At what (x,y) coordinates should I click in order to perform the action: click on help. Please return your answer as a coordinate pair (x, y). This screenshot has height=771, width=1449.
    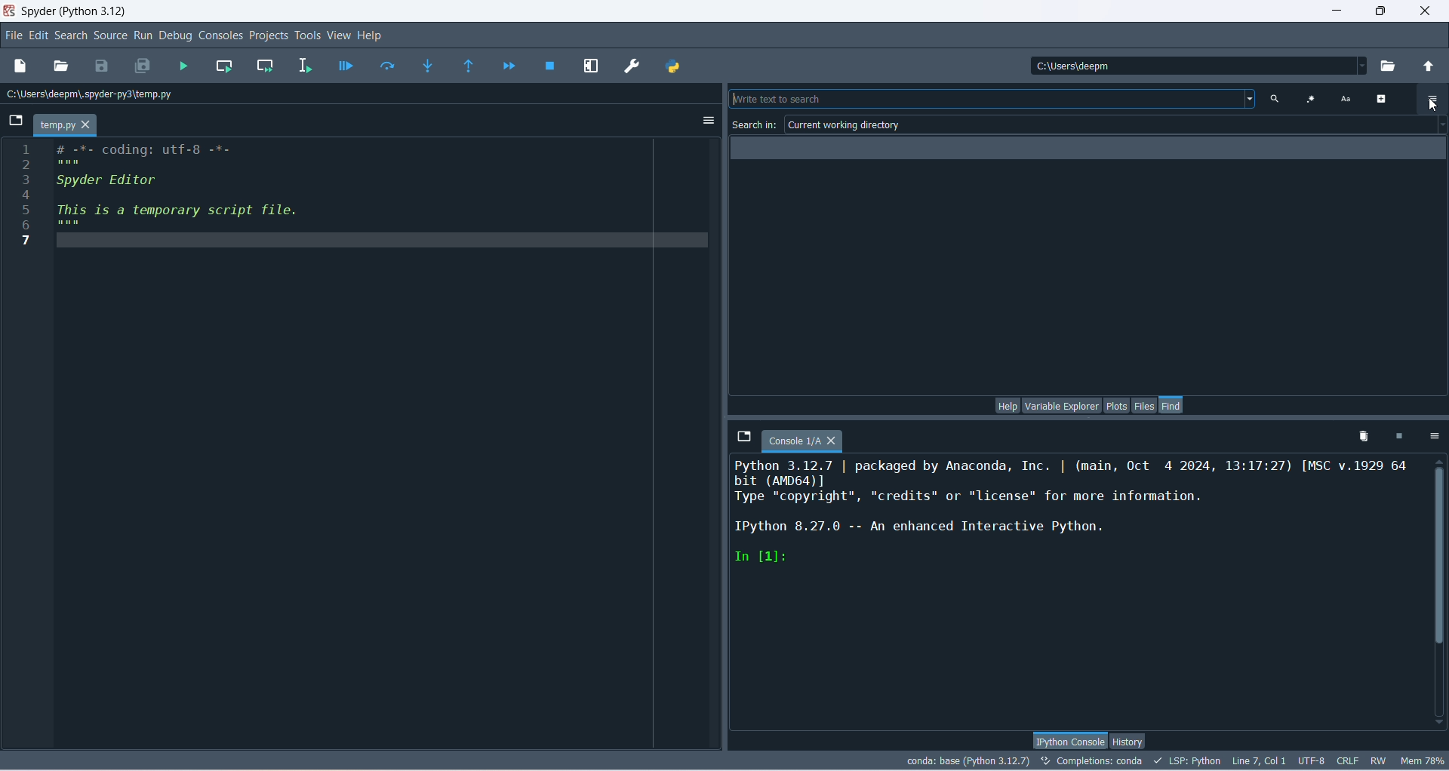
    Looking at the image, I should click on (371, 37).